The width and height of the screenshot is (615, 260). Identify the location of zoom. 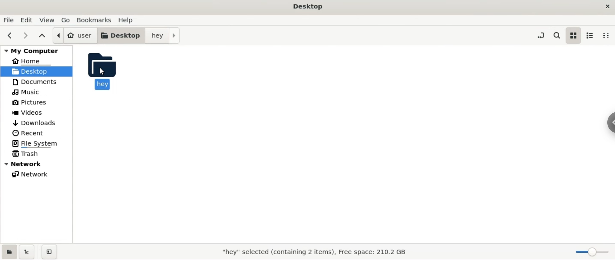
(593, 252).